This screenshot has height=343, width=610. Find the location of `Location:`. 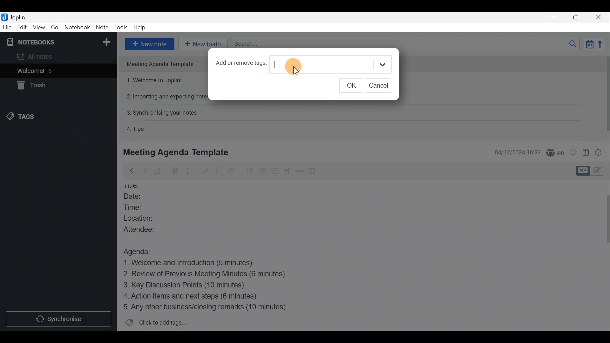

Location: is located at coordinates (146, 218).